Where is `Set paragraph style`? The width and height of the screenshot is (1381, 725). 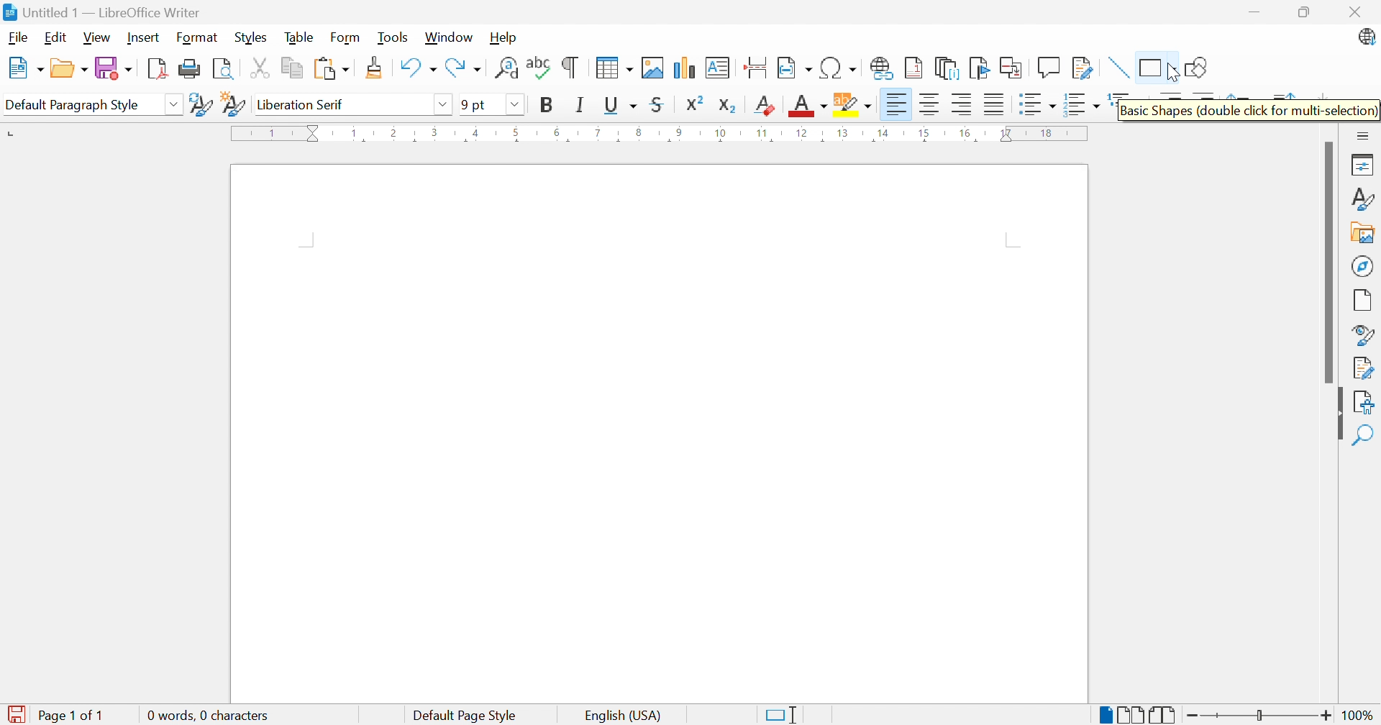
Set paragraph style is located at coordinates (81, 105).